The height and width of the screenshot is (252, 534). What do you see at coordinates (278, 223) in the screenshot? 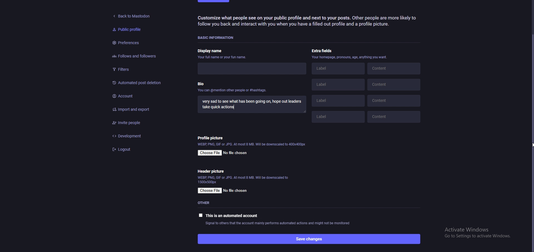
I see `info` at bounding box center [278, 223].